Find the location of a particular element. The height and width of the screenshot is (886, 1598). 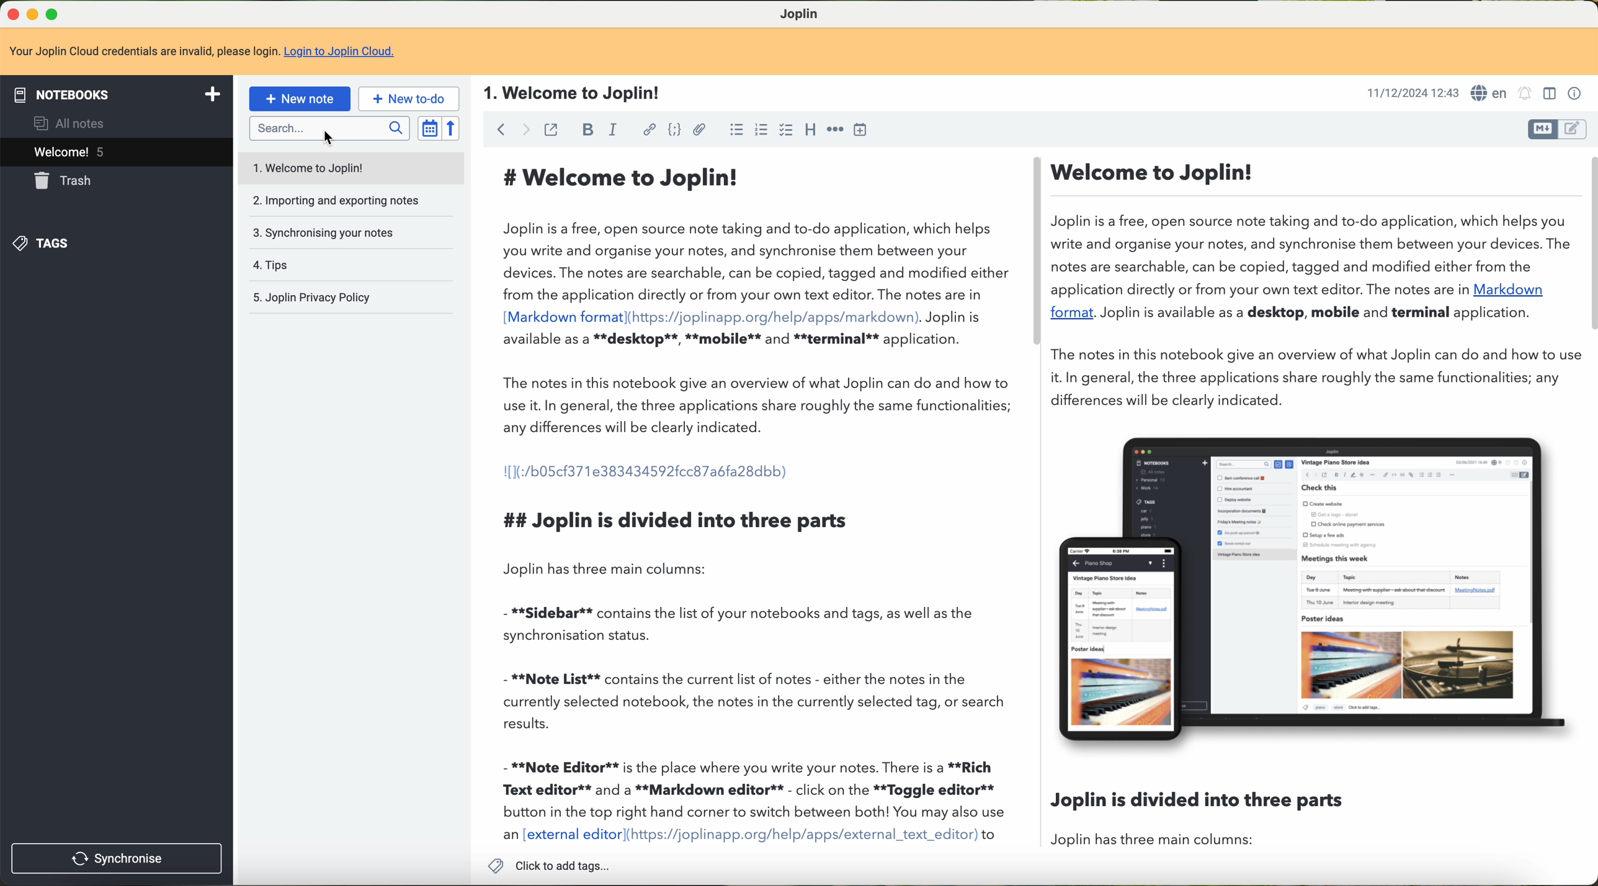

reverse sort order is located at coordinates (450, 127).